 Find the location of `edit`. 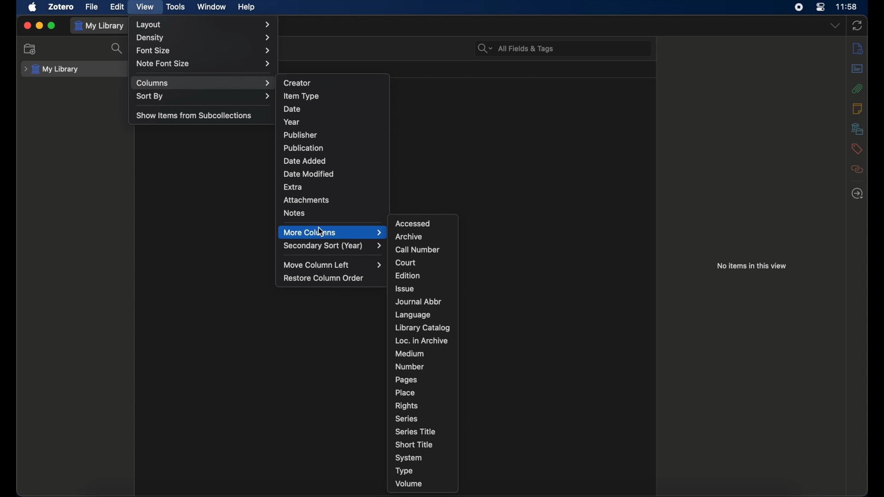

edit is located at coordinates (118, 6).